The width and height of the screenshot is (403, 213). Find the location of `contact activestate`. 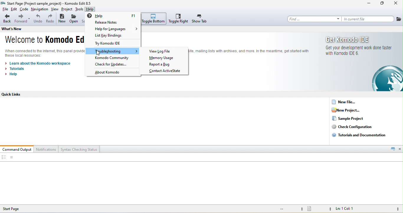

contact activestate is located at coordinates (166, 71).